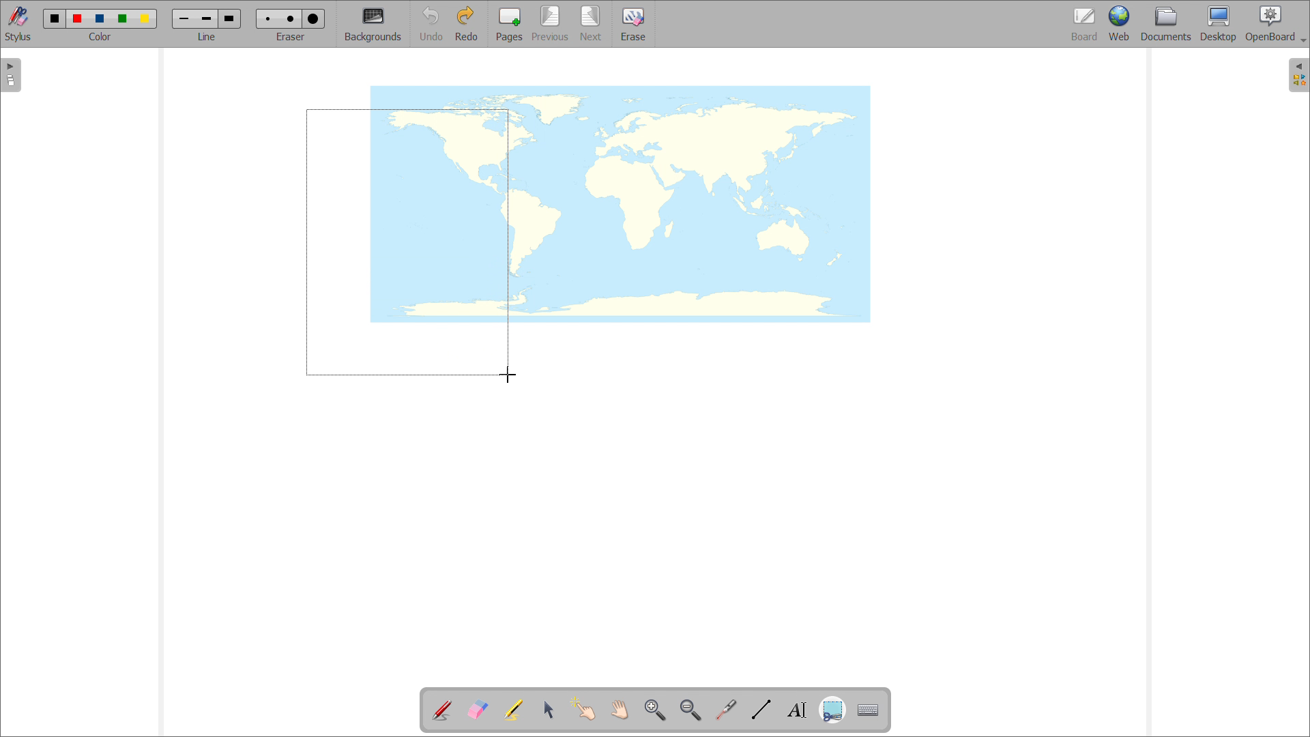 This screenshot has height=737, width=1310. I want to click on highlights, so click(512, 710).